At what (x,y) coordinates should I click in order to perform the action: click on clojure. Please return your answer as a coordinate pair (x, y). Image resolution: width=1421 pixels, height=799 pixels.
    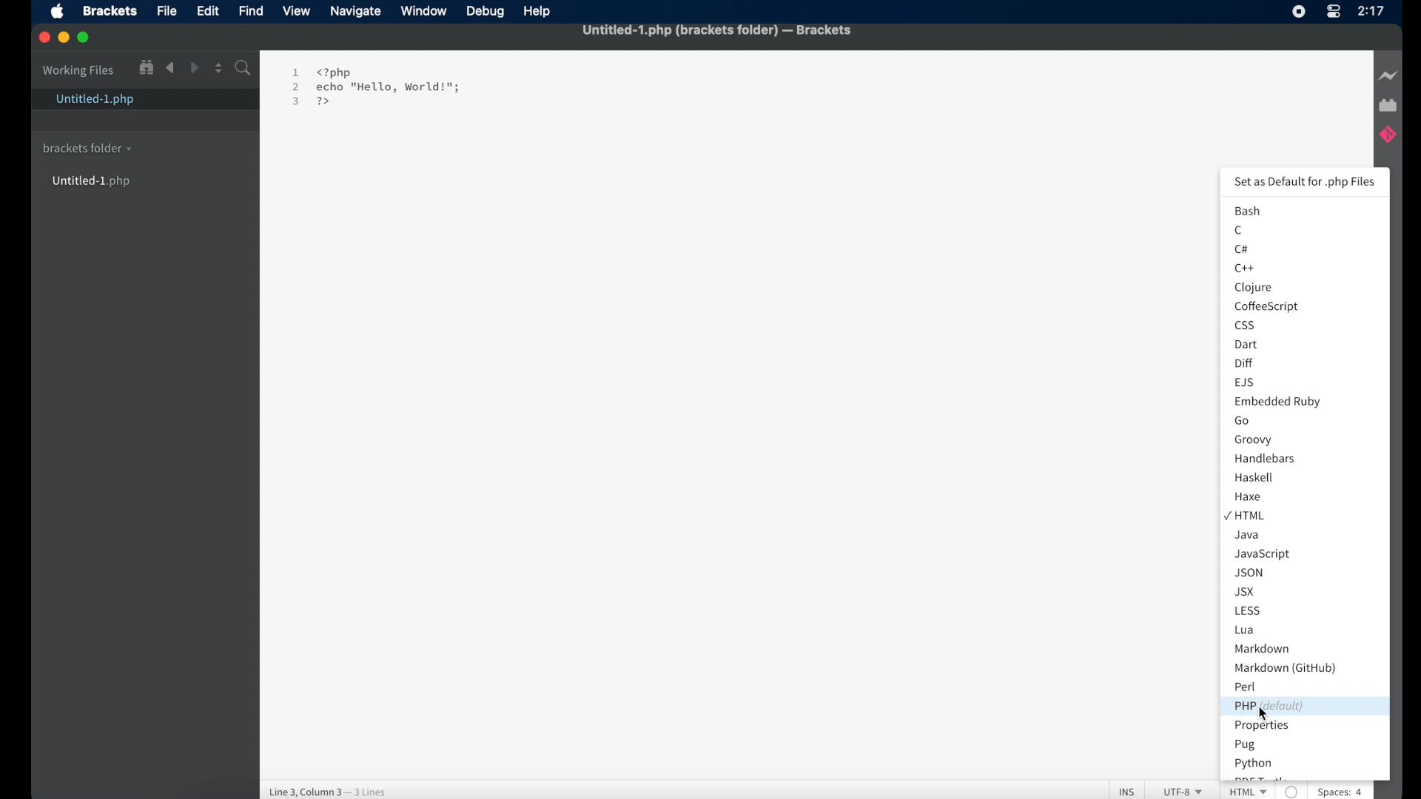
    Looking at the image, I should click on (1252, 287).